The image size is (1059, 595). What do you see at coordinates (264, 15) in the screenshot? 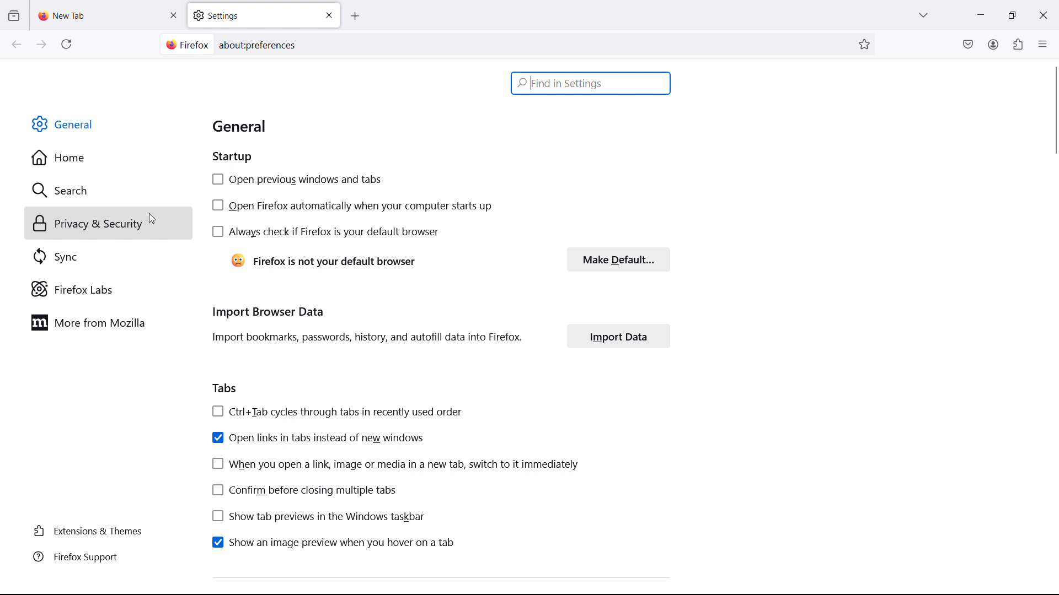
I see `settings tab` at bounding box center [264, 15].